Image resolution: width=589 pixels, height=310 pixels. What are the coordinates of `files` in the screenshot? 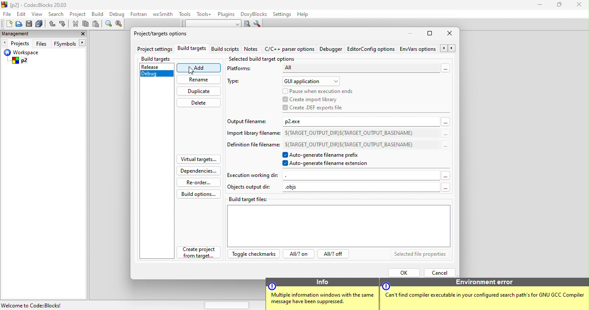 It's located at (43, 43).